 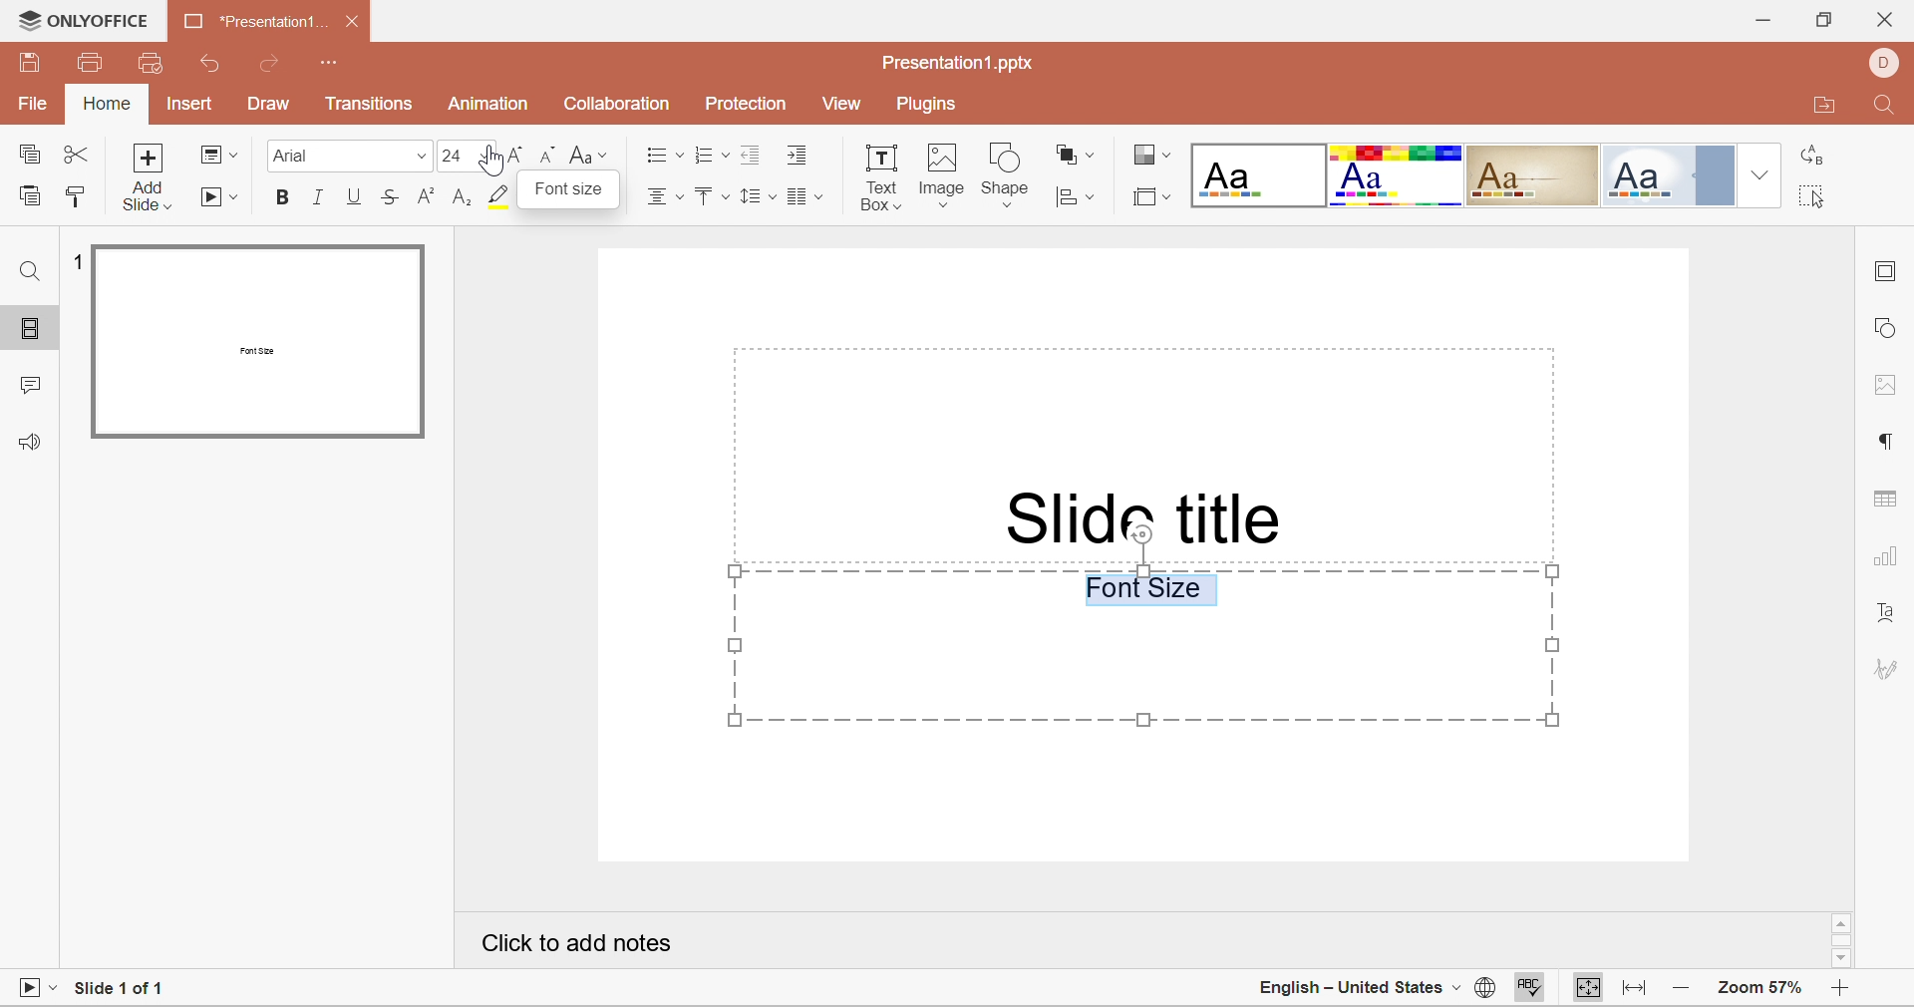 What do you see at coordinates (925, 106) in the screenshot?
I see `Plugins` at bounding box center [925, 106].